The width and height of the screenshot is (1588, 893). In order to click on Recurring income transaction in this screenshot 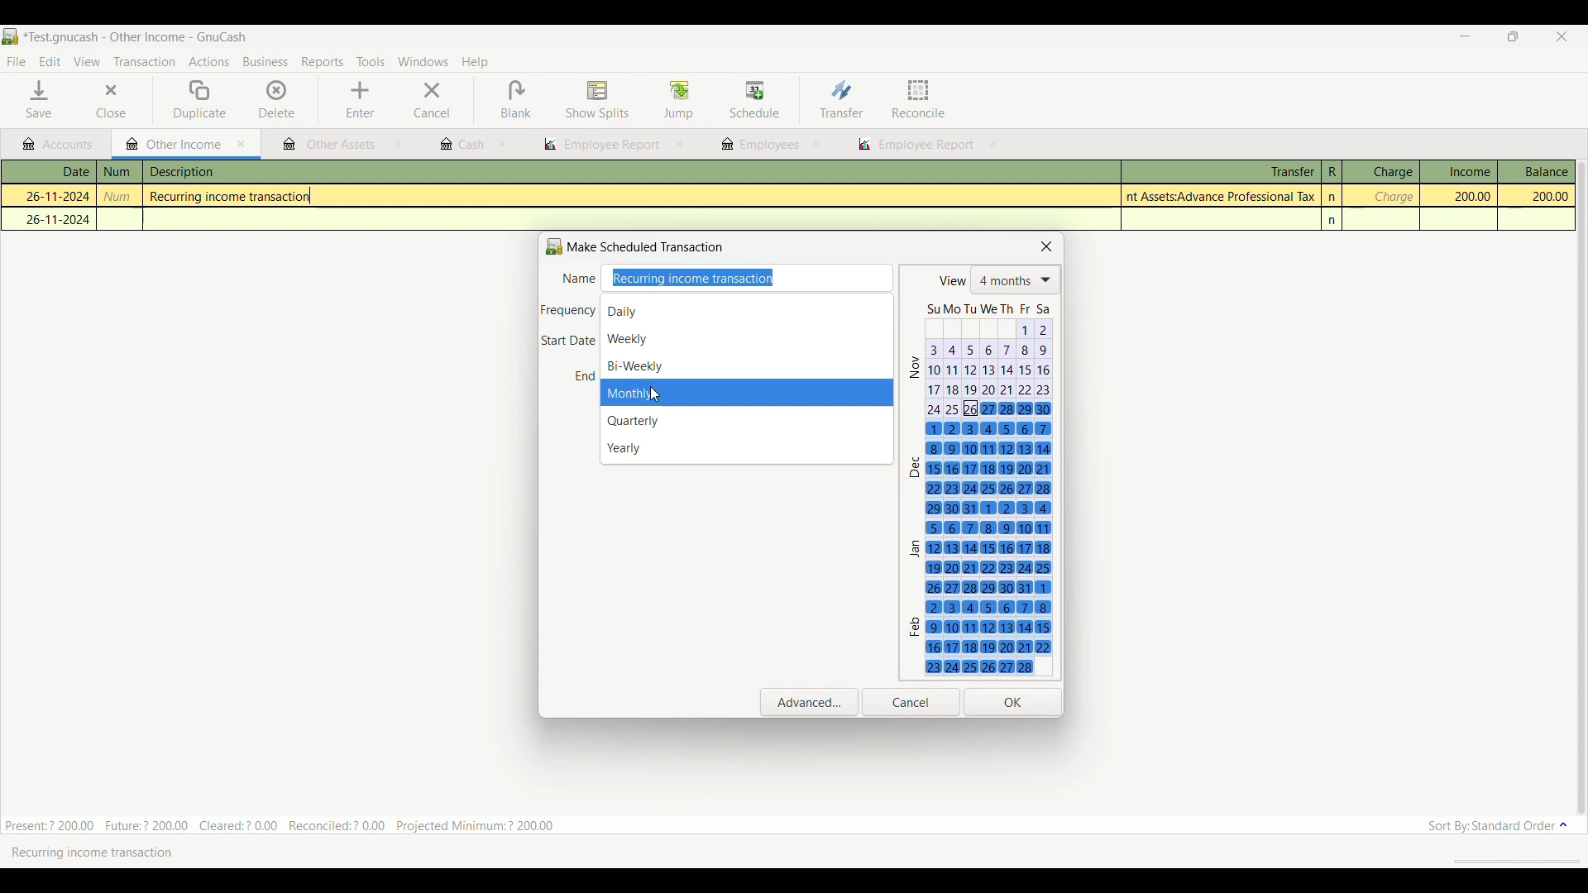, I will do `click(103, 852)`.